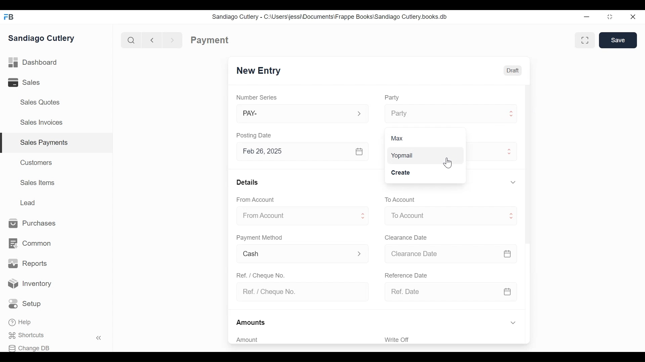 This screenshot has width=645, height=362. Describe the element at coordinates (30, 284) in the screenshot. I see `Inventory` at that location.